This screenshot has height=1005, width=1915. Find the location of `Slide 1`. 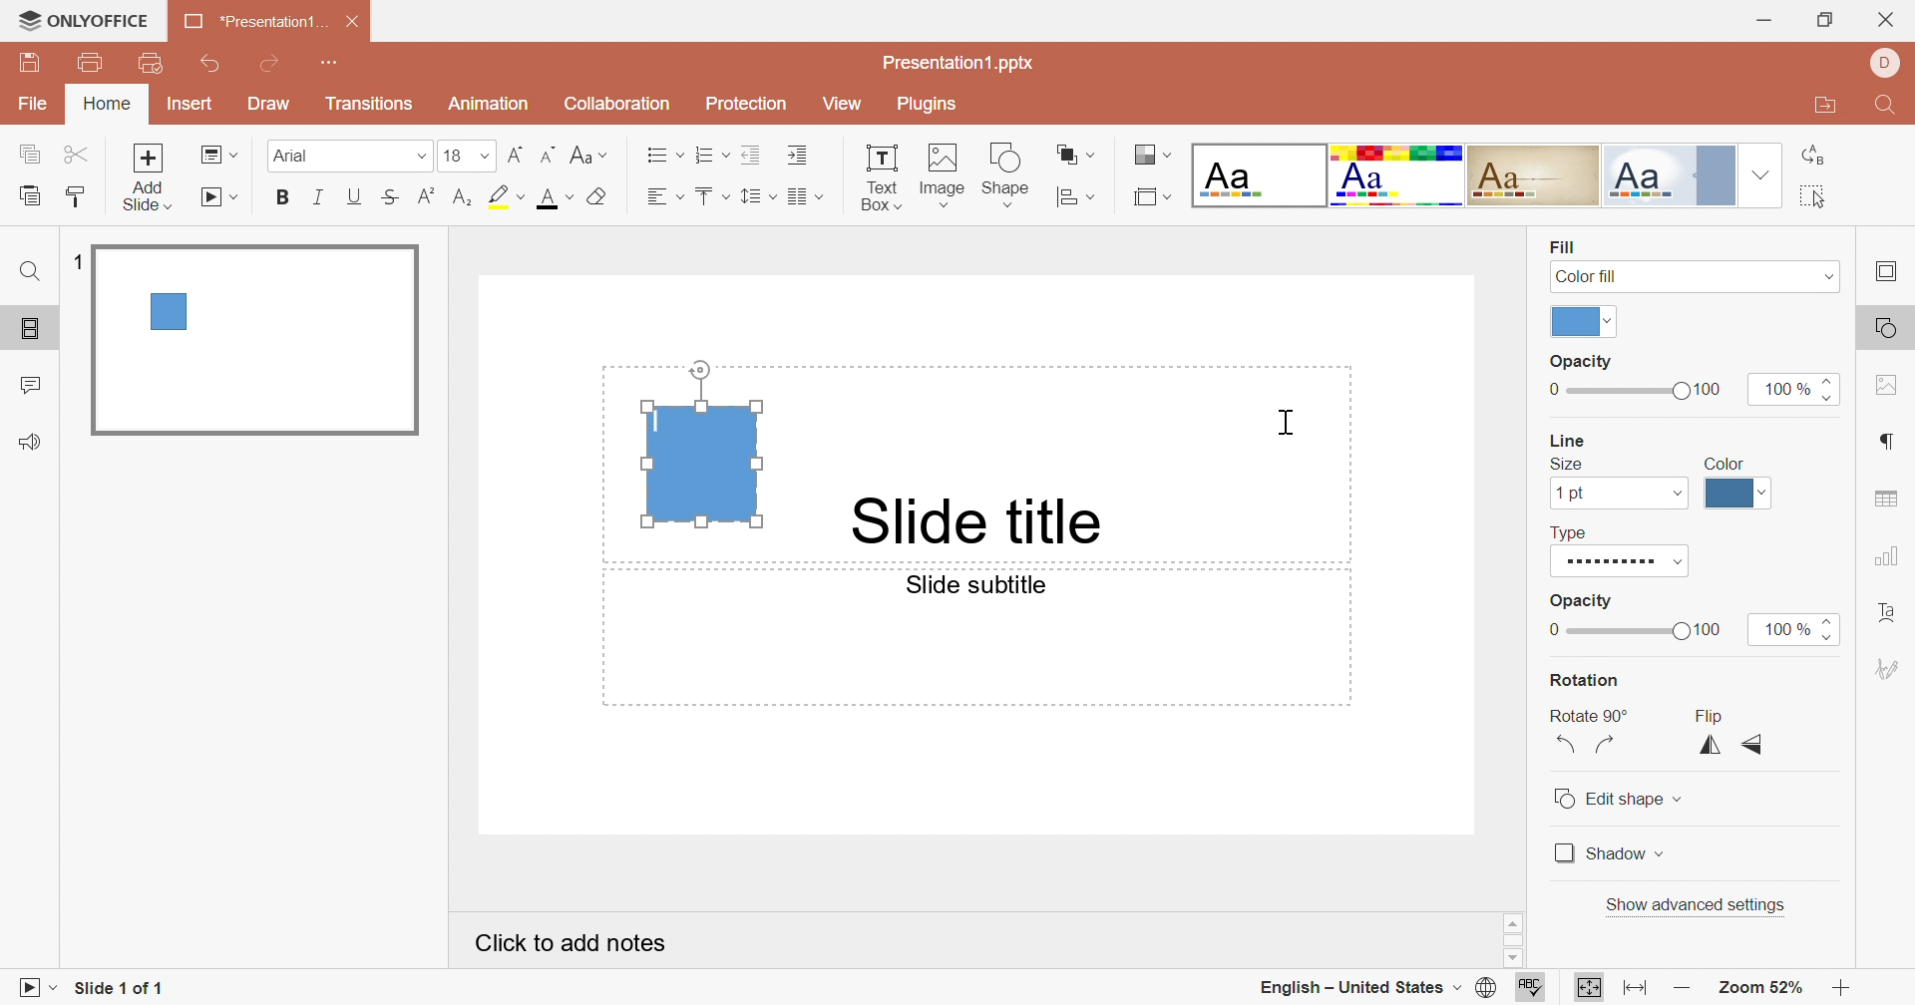

Slide 1 is located at coordinates (259, 342).